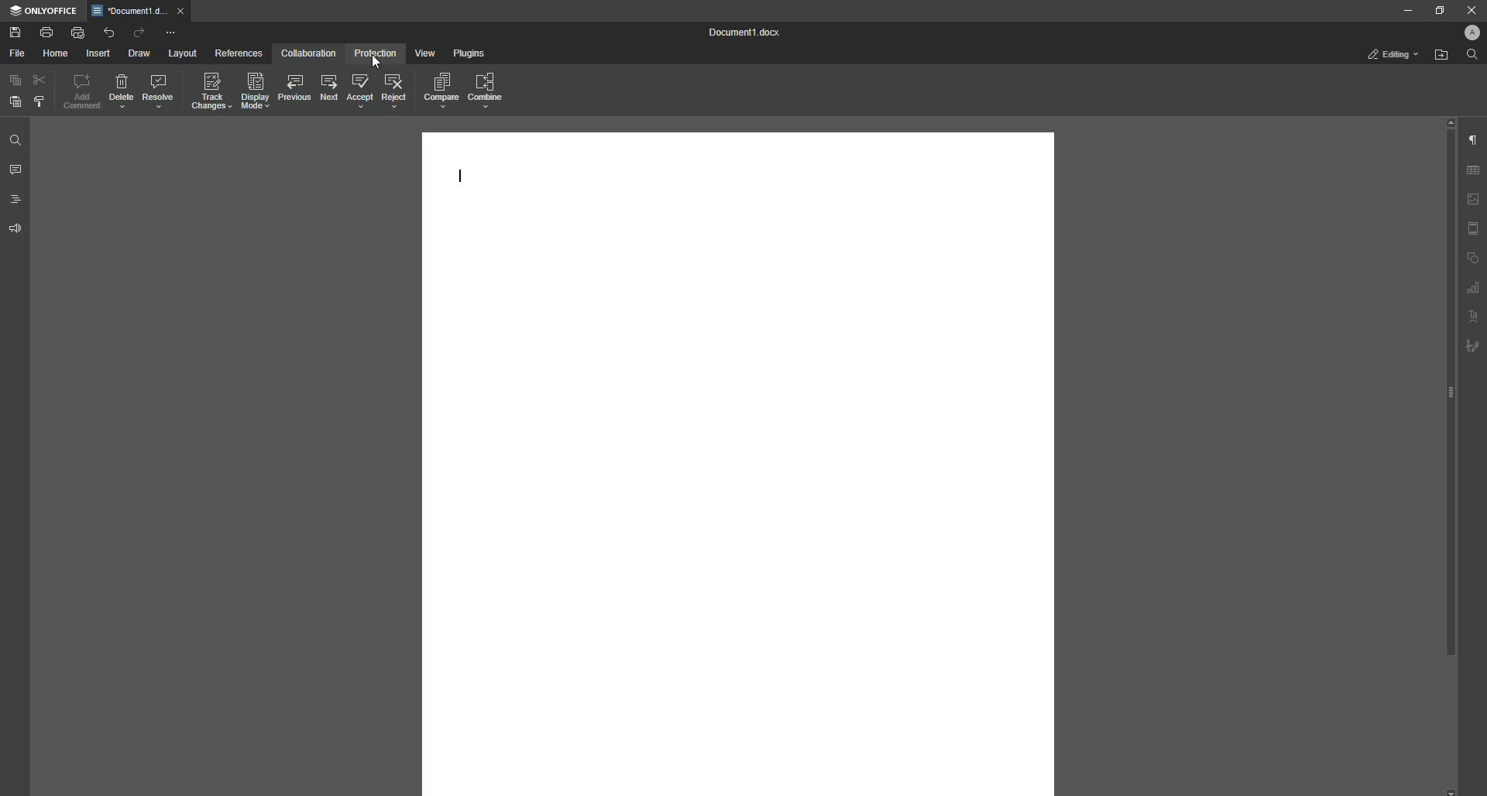  I want to click on Combine, so click(486, 90).